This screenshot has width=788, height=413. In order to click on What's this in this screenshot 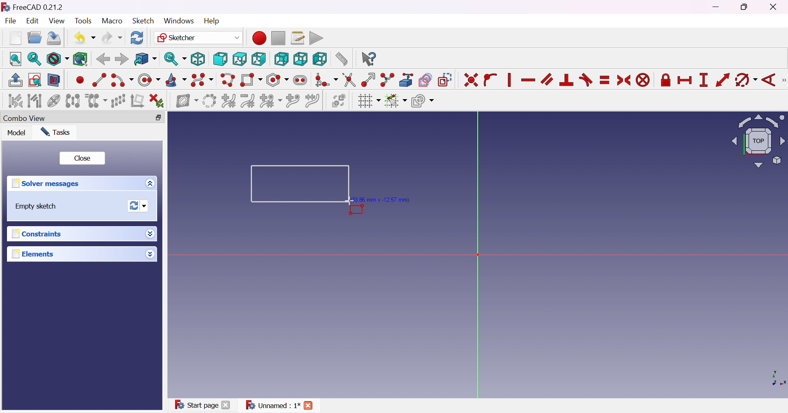, I will do `click(369, 59)`.